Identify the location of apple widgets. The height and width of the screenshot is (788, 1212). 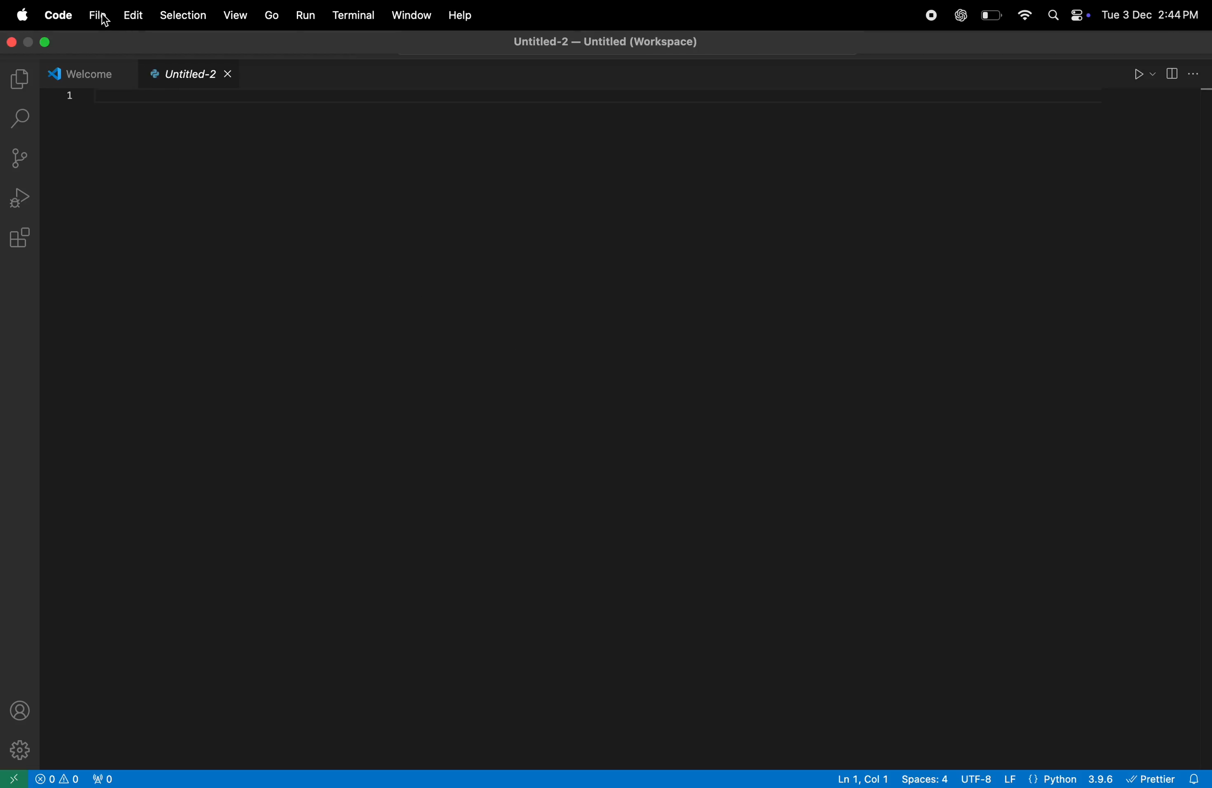
(1065, 14).